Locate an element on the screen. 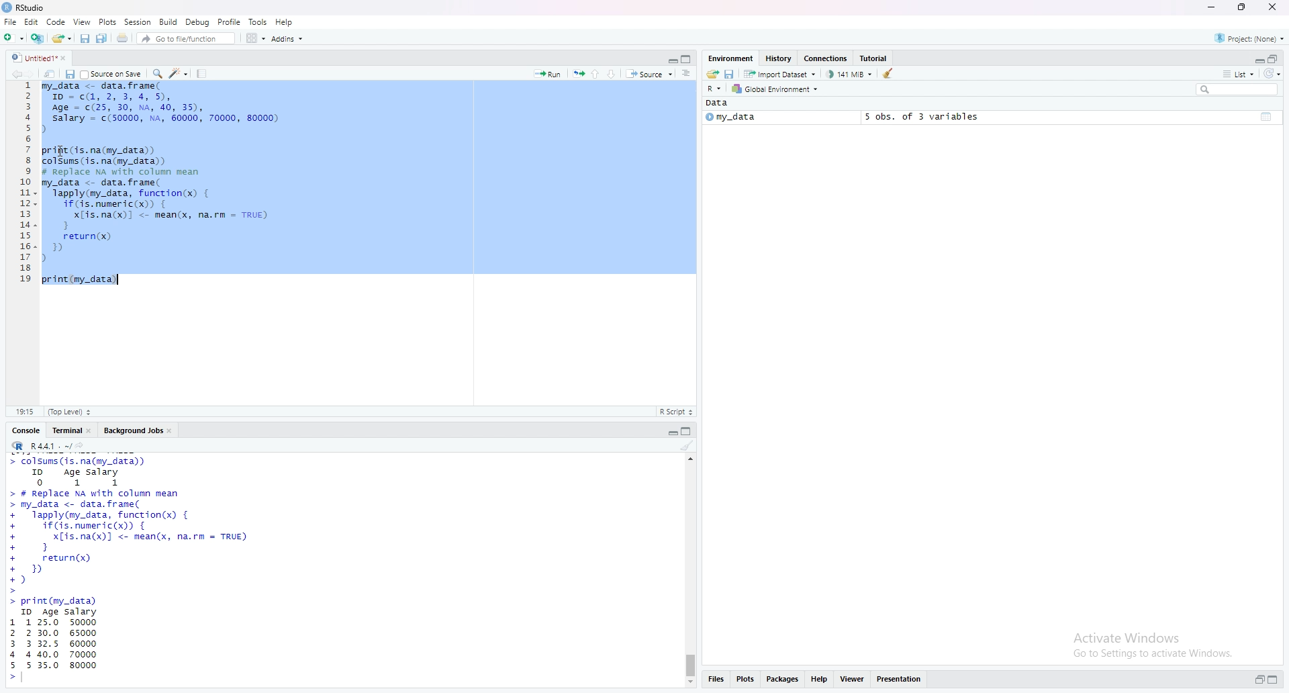 The image size is (1289, 693). 7:1 is located at coordinates (25, 410).